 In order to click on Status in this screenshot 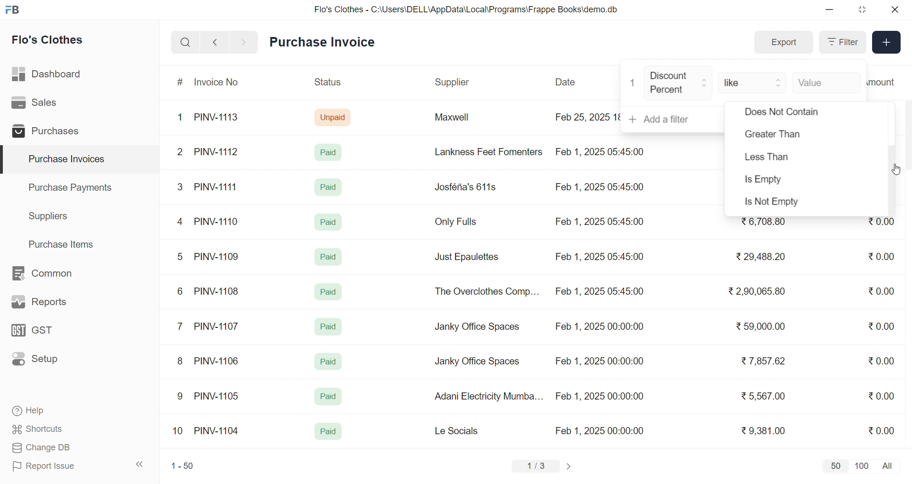, I will do `click(327, 84)`.